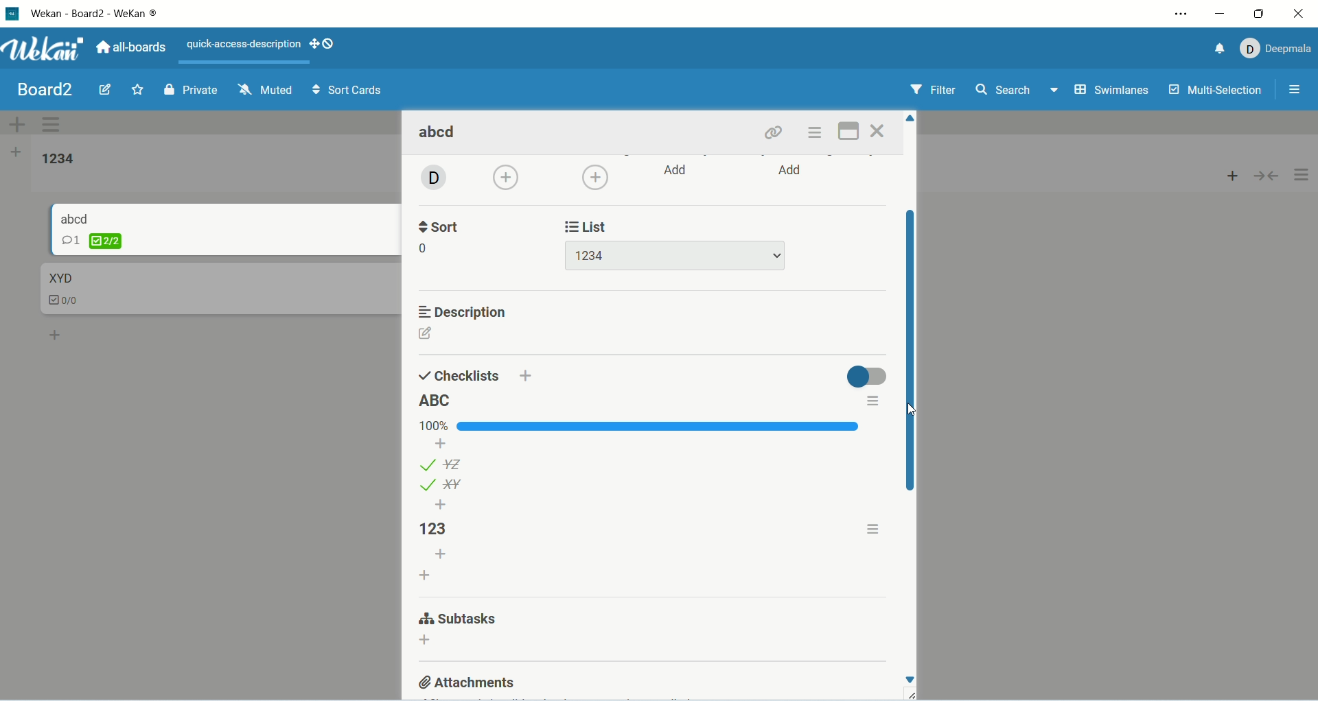  I want to click on private, so click(188, 92).